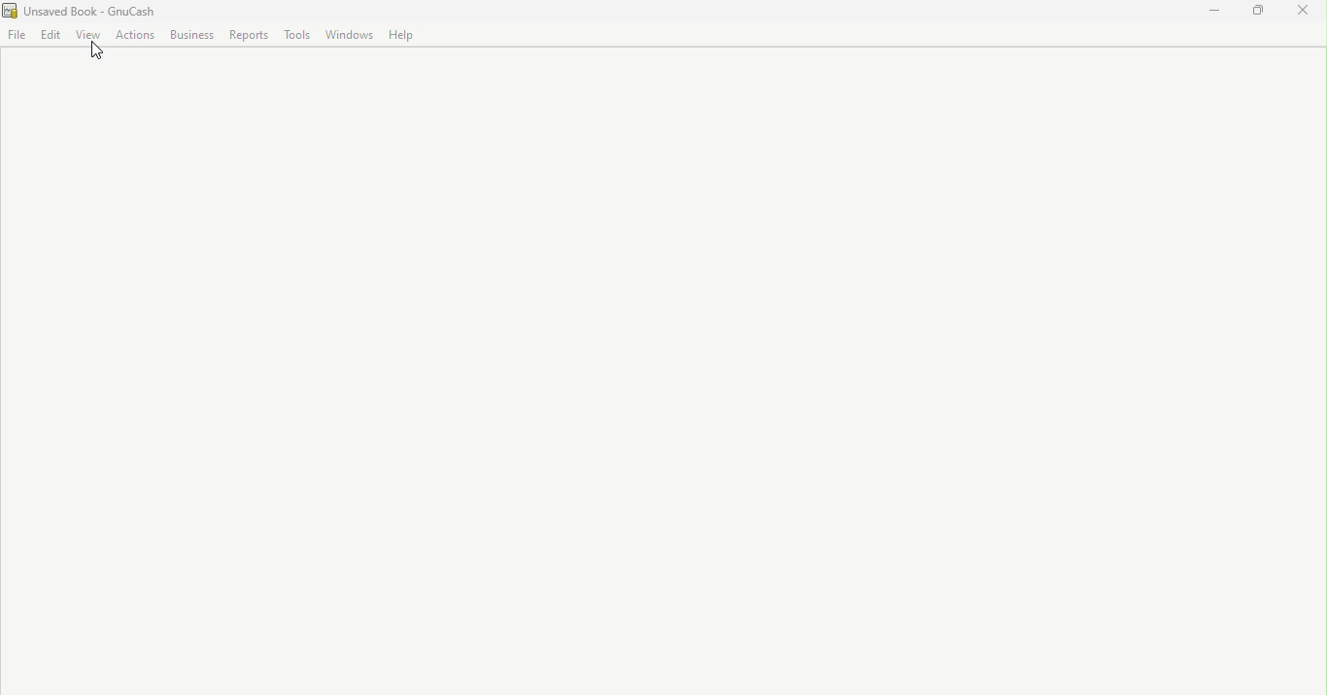 This screenshot has width=1327, height=695. Describe the element at coordinates (402, 35) in the screenshot. I see `Help` at that location.